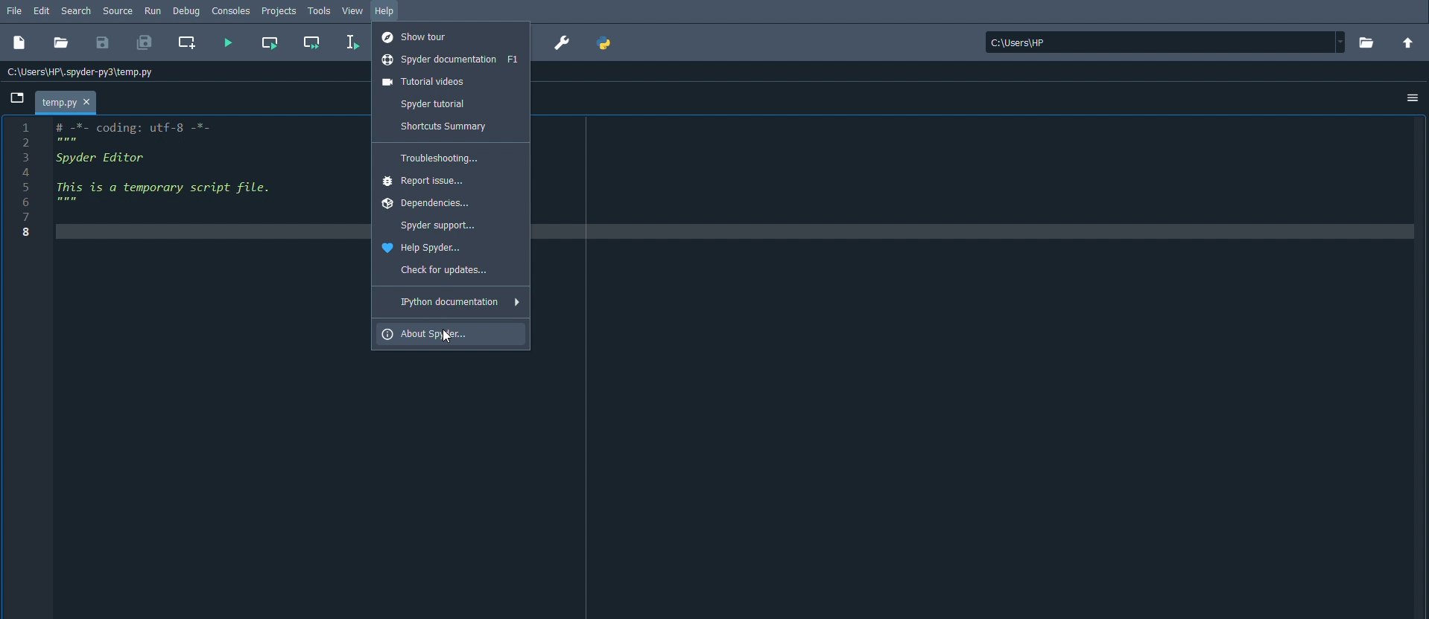 This screenshot has width=1429, height=619. What do you see at coordinates (60, 43) in the screenshot?
I see `Open file` at bounding box center [60, 43].